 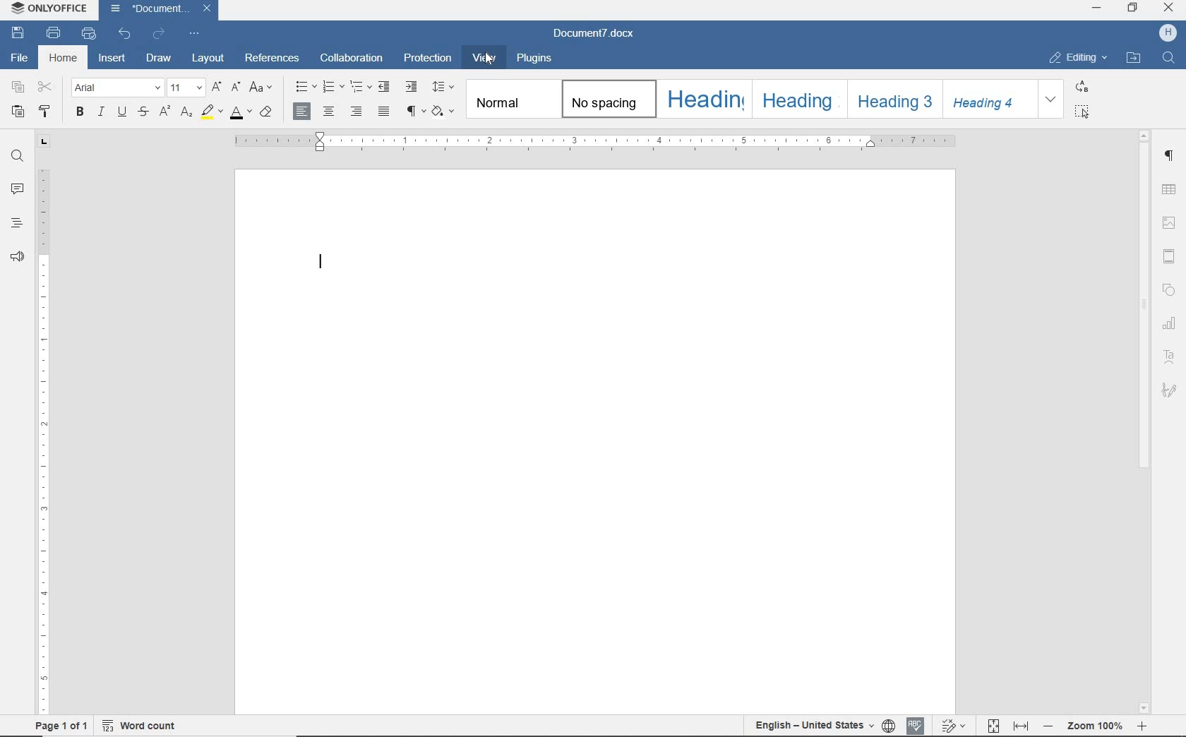 I want to click on FIND, so click(x=1168, y=59).